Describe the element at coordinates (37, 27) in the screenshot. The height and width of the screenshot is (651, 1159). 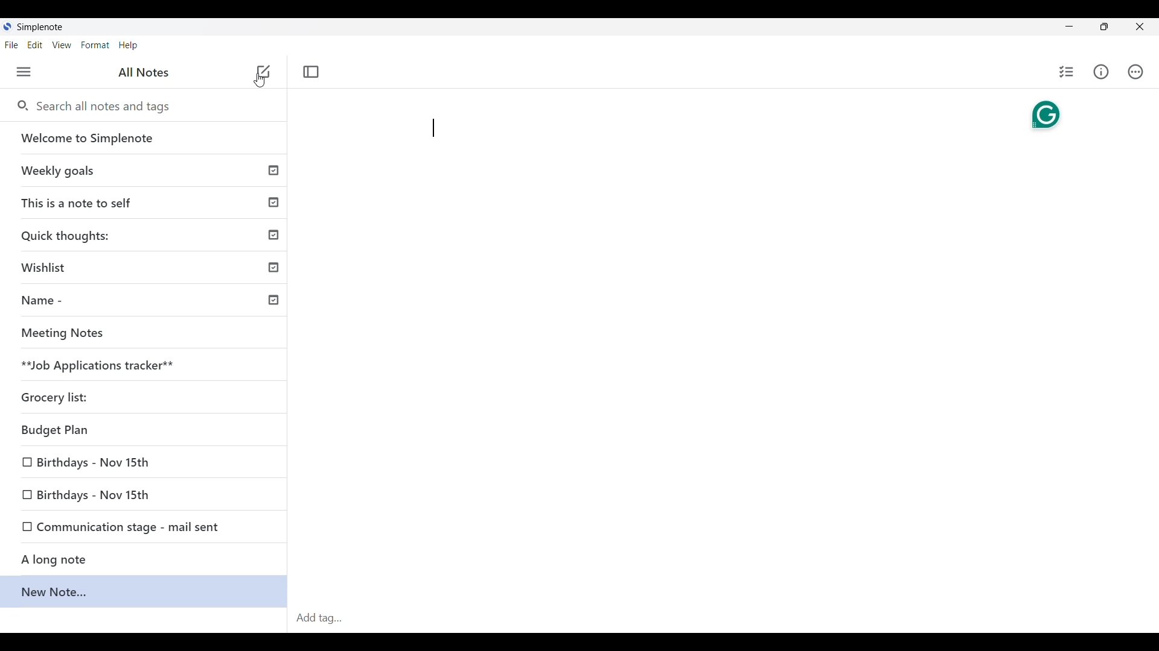
I see `SimpleNote` at that location.